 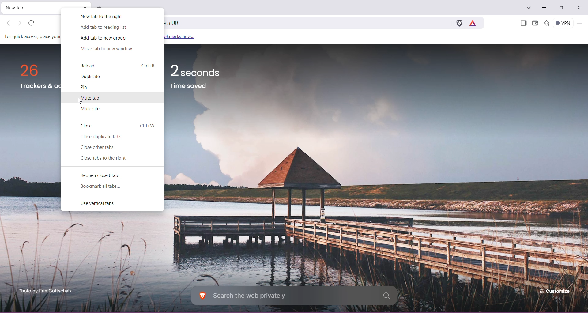 I want to click on Move tab to new window, so click(x=109, y=49).